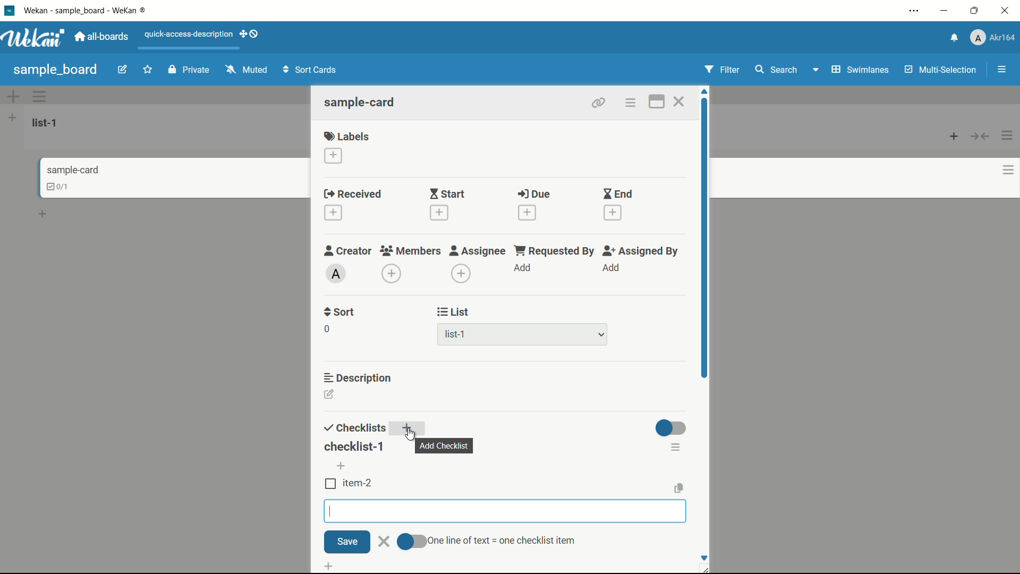  I want to click on scroll up, so click(705, 91).